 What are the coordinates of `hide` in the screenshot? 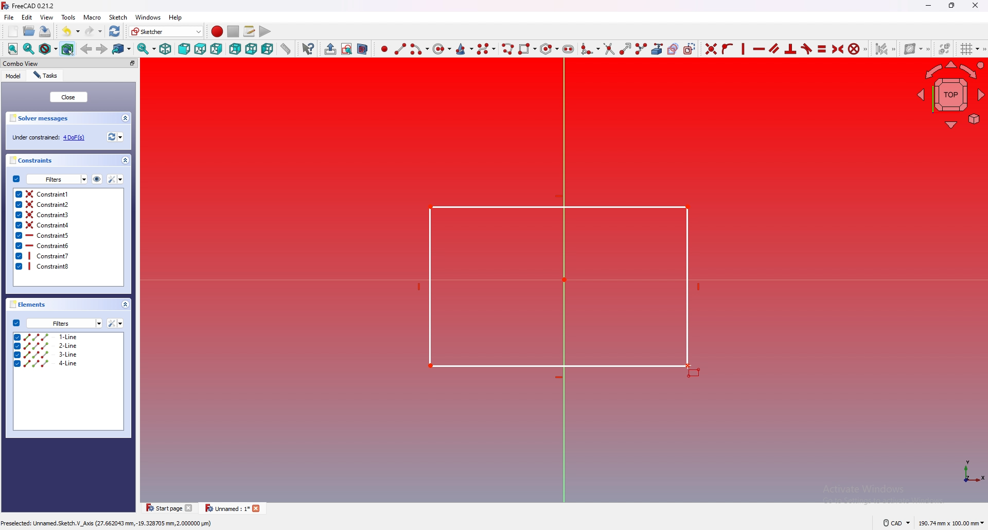 It's located at (97, 180).